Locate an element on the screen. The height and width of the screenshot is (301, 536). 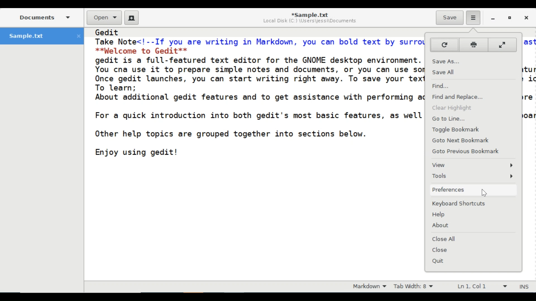
Insert Moode is located at coordinates (525, 287).